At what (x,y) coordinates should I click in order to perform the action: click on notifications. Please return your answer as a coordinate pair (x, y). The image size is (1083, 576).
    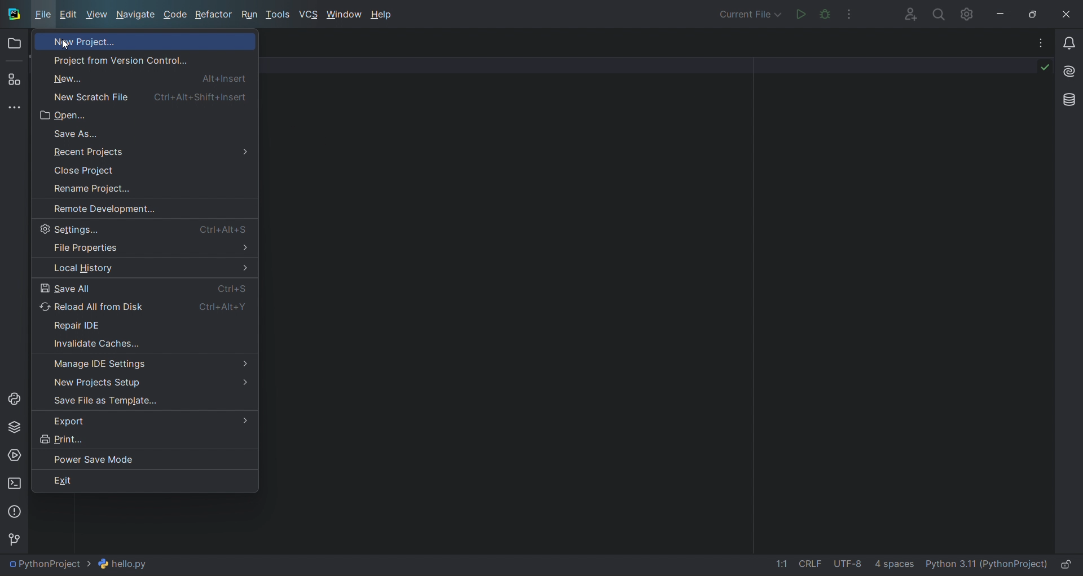
    Looking at the image, I should click on (1067, 39).